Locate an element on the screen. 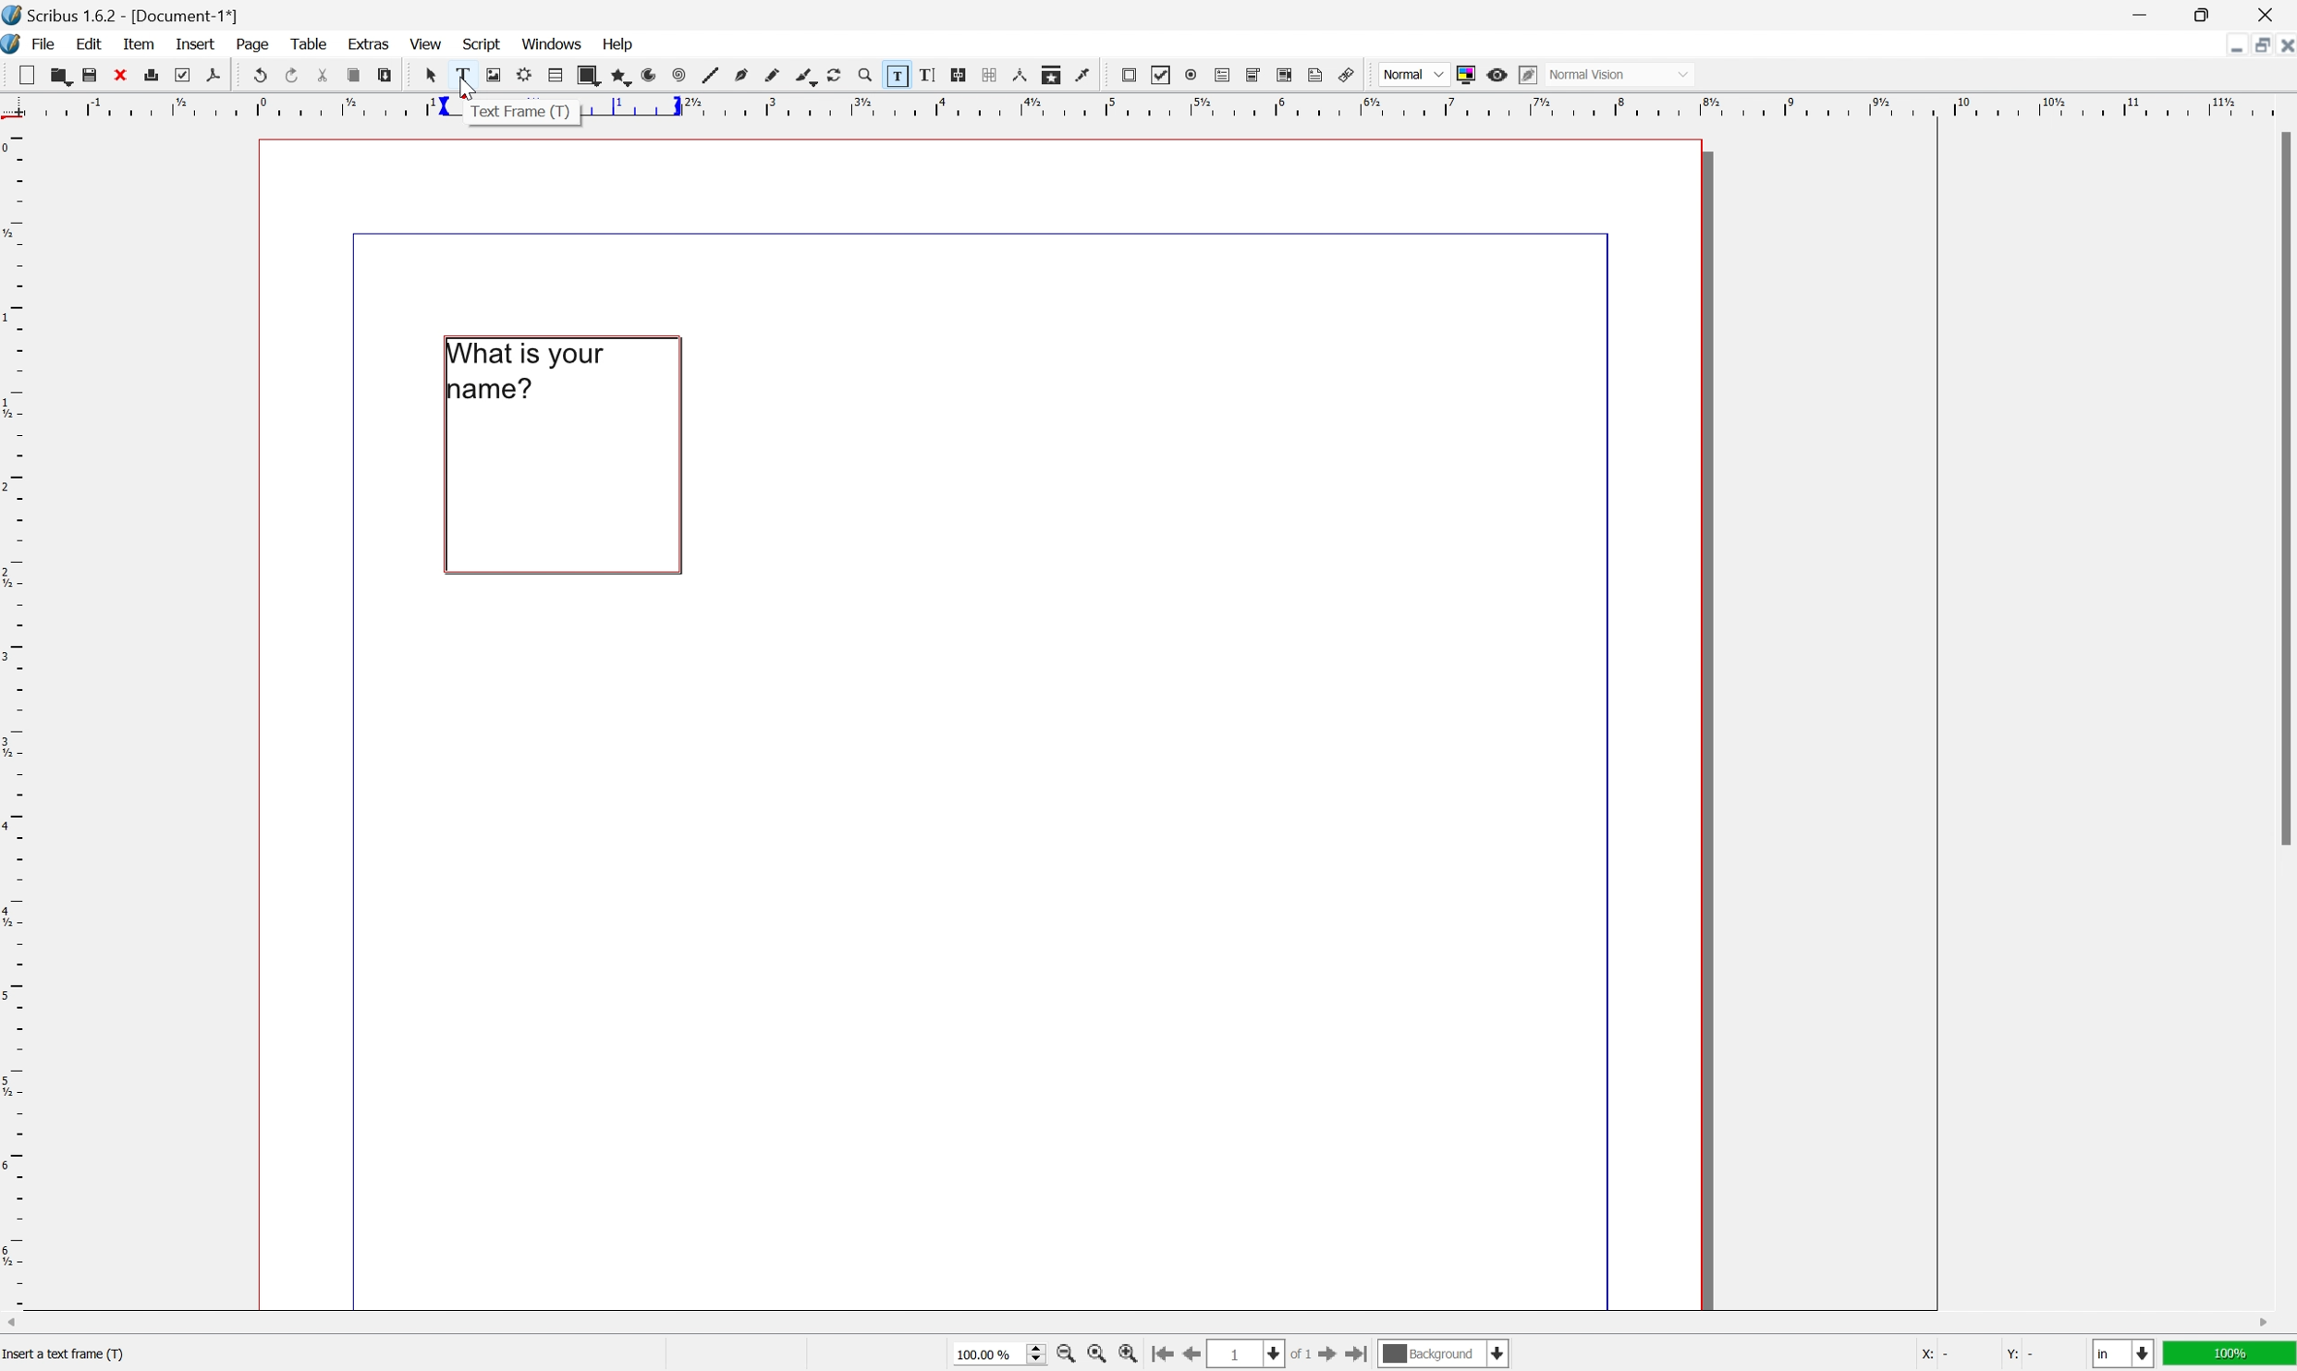 The width and height of the screenshot is (2297, 1371). open is located at coordinates (64, 79).